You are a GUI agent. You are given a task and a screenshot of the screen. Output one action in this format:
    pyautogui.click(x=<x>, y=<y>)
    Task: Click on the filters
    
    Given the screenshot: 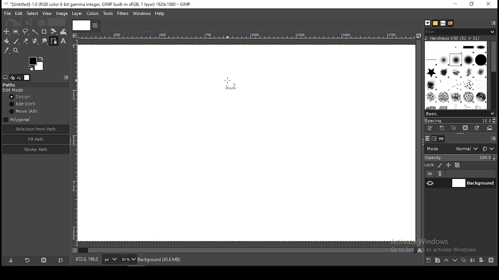 What is the action you would take?
    pyautogui.click(x=122, y=13)
    